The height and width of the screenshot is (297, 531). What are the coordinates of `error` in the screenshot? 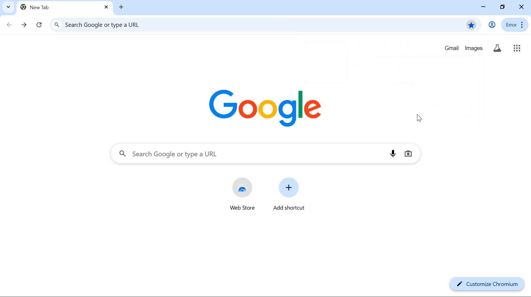 It's located at (510, 24).